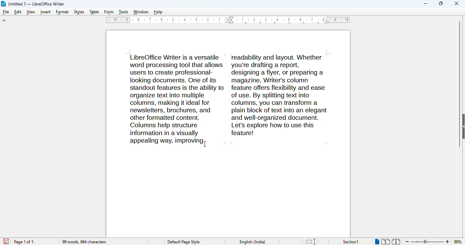  I want to click on view, so click(31, 12).